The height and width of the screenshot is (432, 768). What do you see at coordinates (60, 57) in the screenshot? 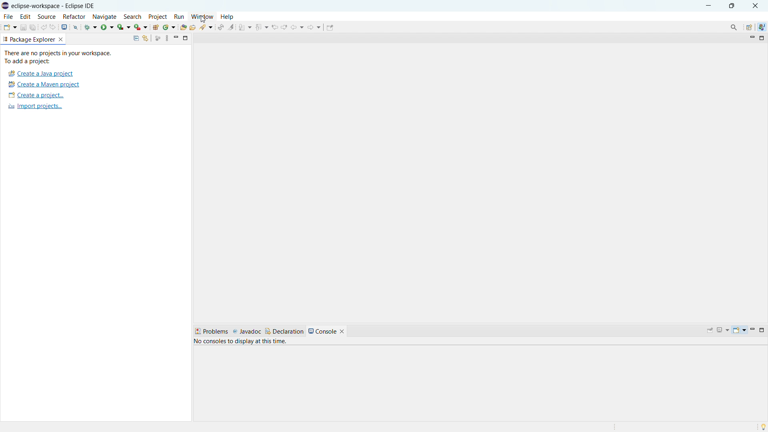
I see `There are no projects in your workspace.
To add a project:` at bounding box center [60, 57].